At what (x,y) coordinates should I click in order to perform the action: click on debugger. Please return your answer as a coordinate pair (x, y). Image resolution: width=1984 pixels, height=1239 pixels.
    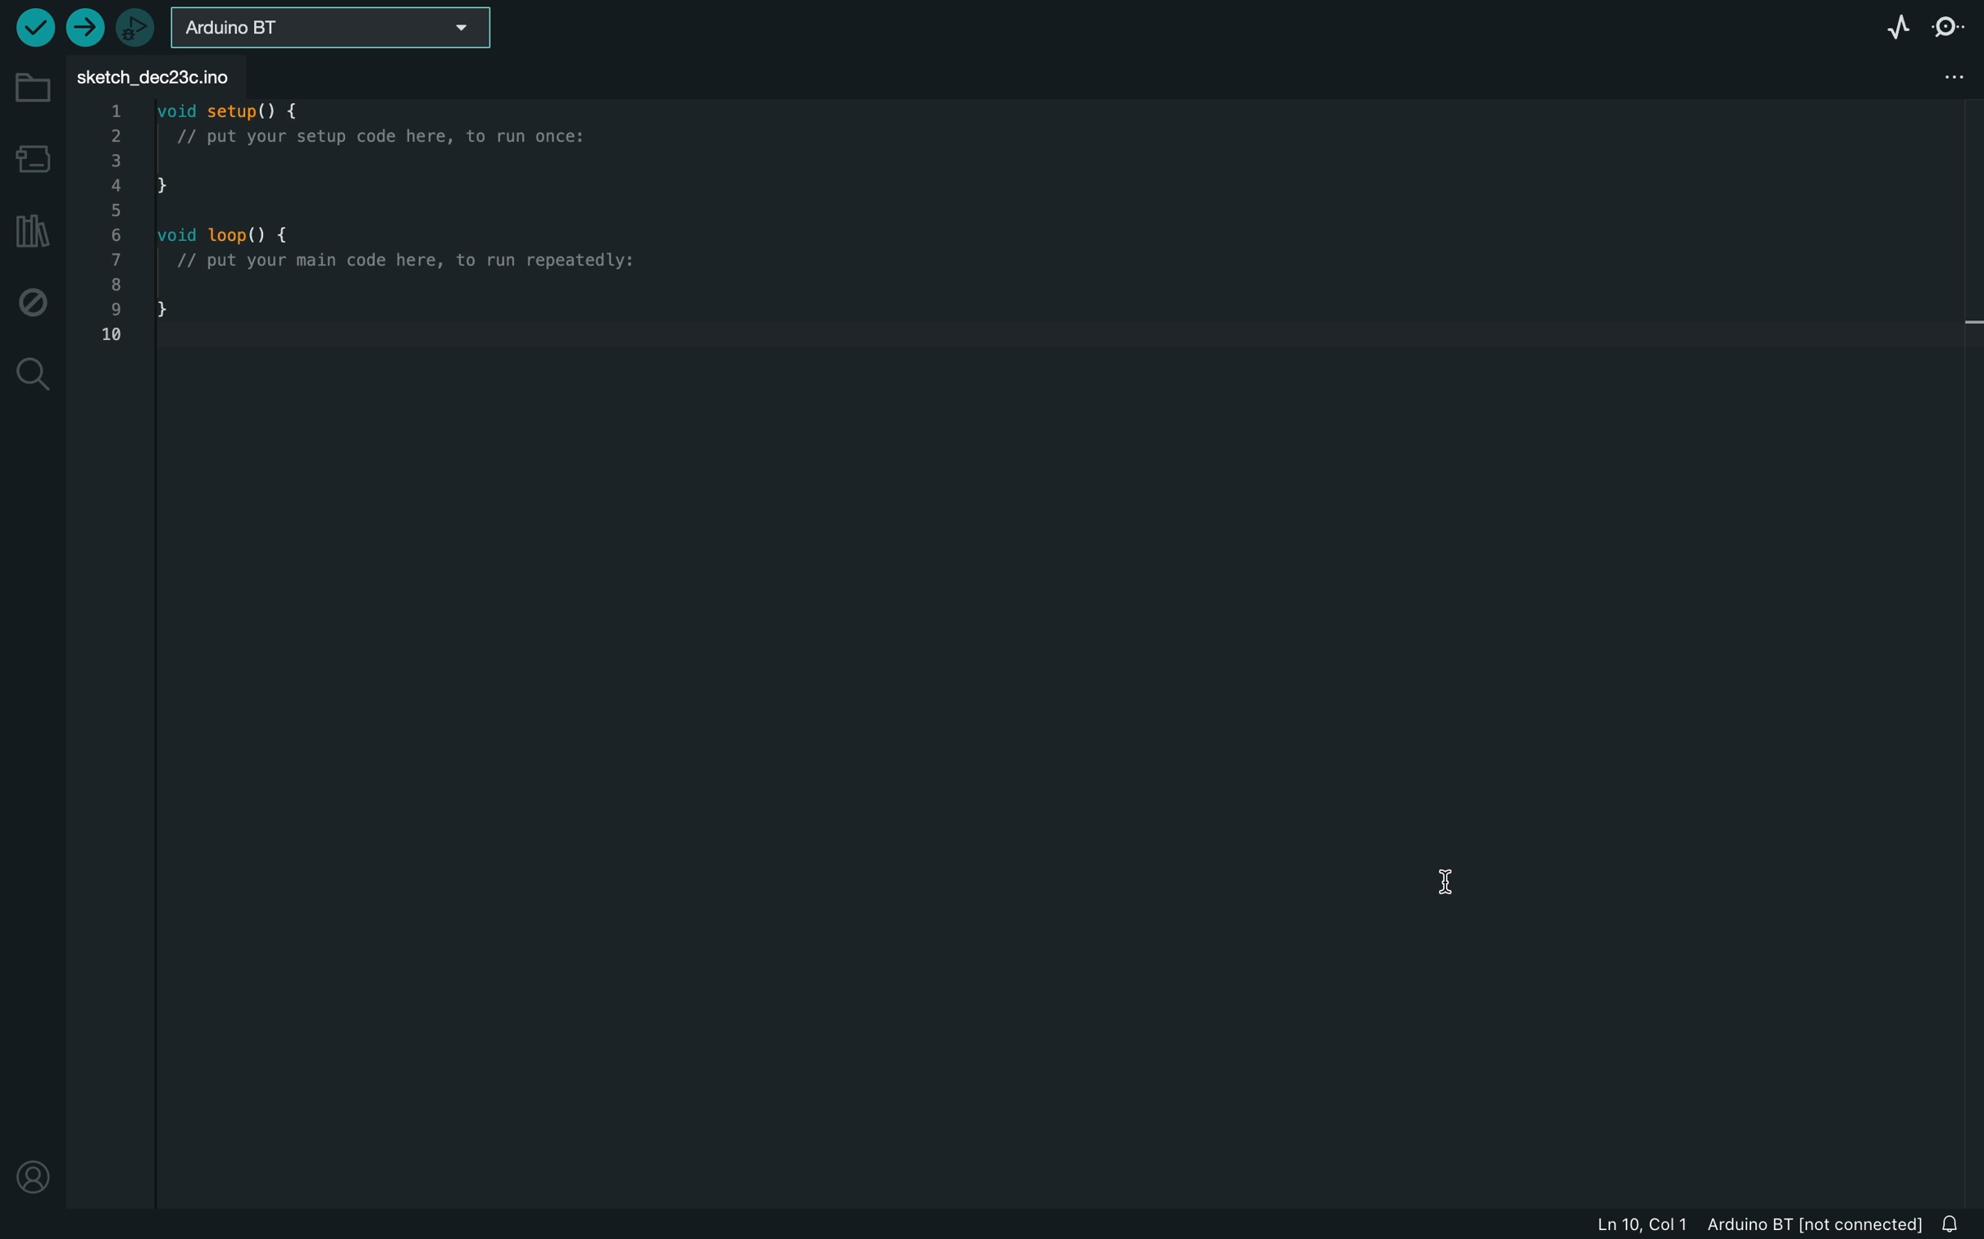
    Looking at the image, I should click on (138, 29).